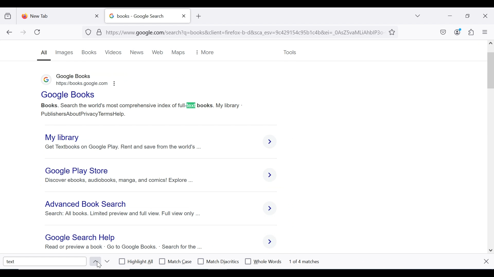  I want to click on account, so click(458, 32).